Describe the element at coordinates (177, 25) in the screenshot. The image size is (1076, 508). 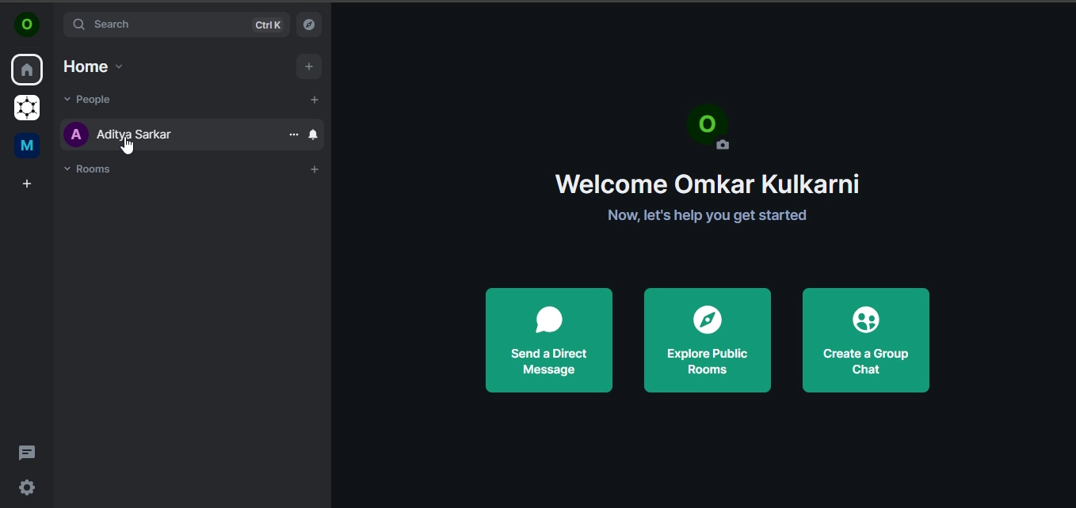
I see `search` at that location.